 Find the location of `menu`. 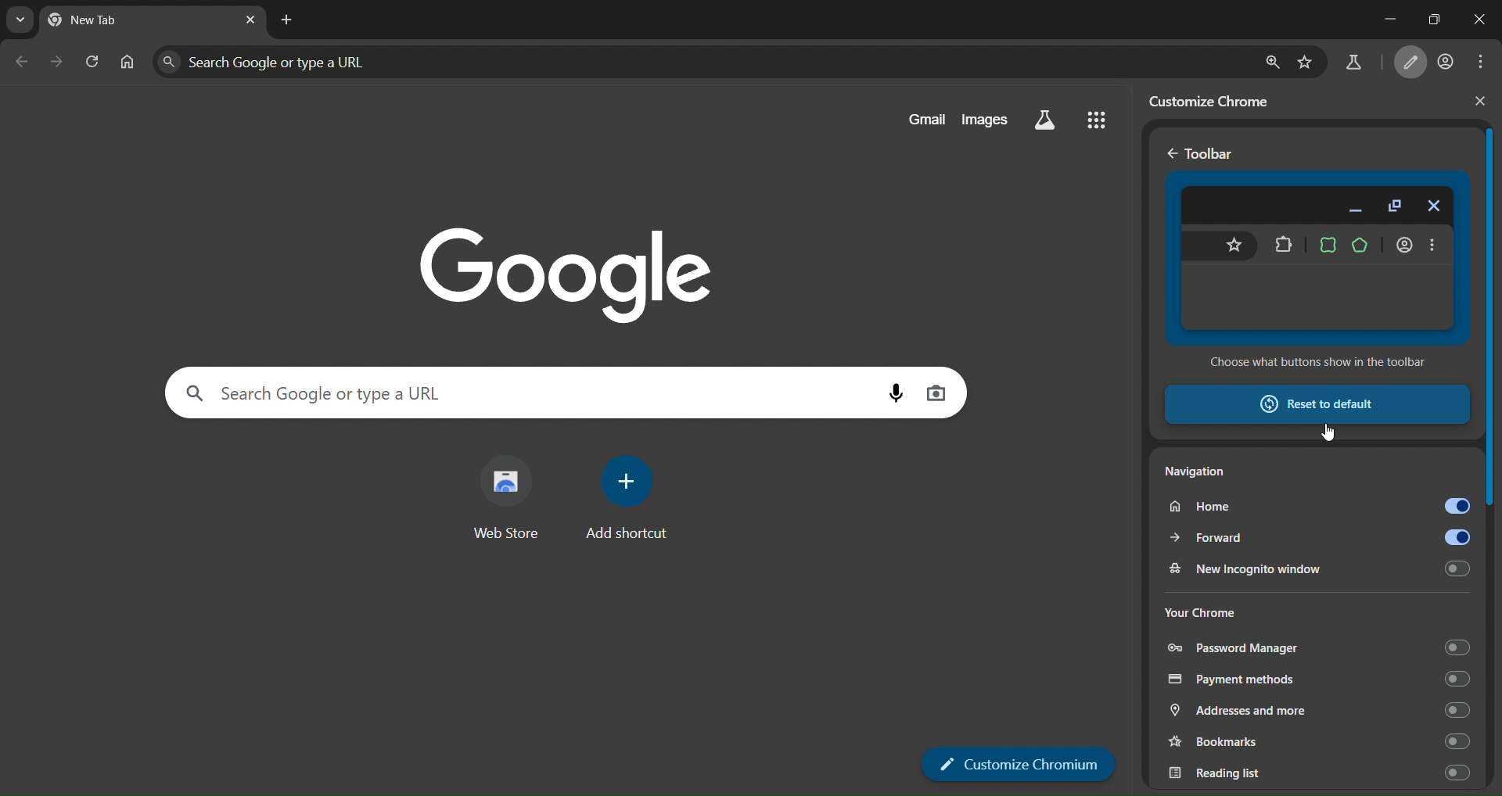

menu is located at coordinates (1479, 64).